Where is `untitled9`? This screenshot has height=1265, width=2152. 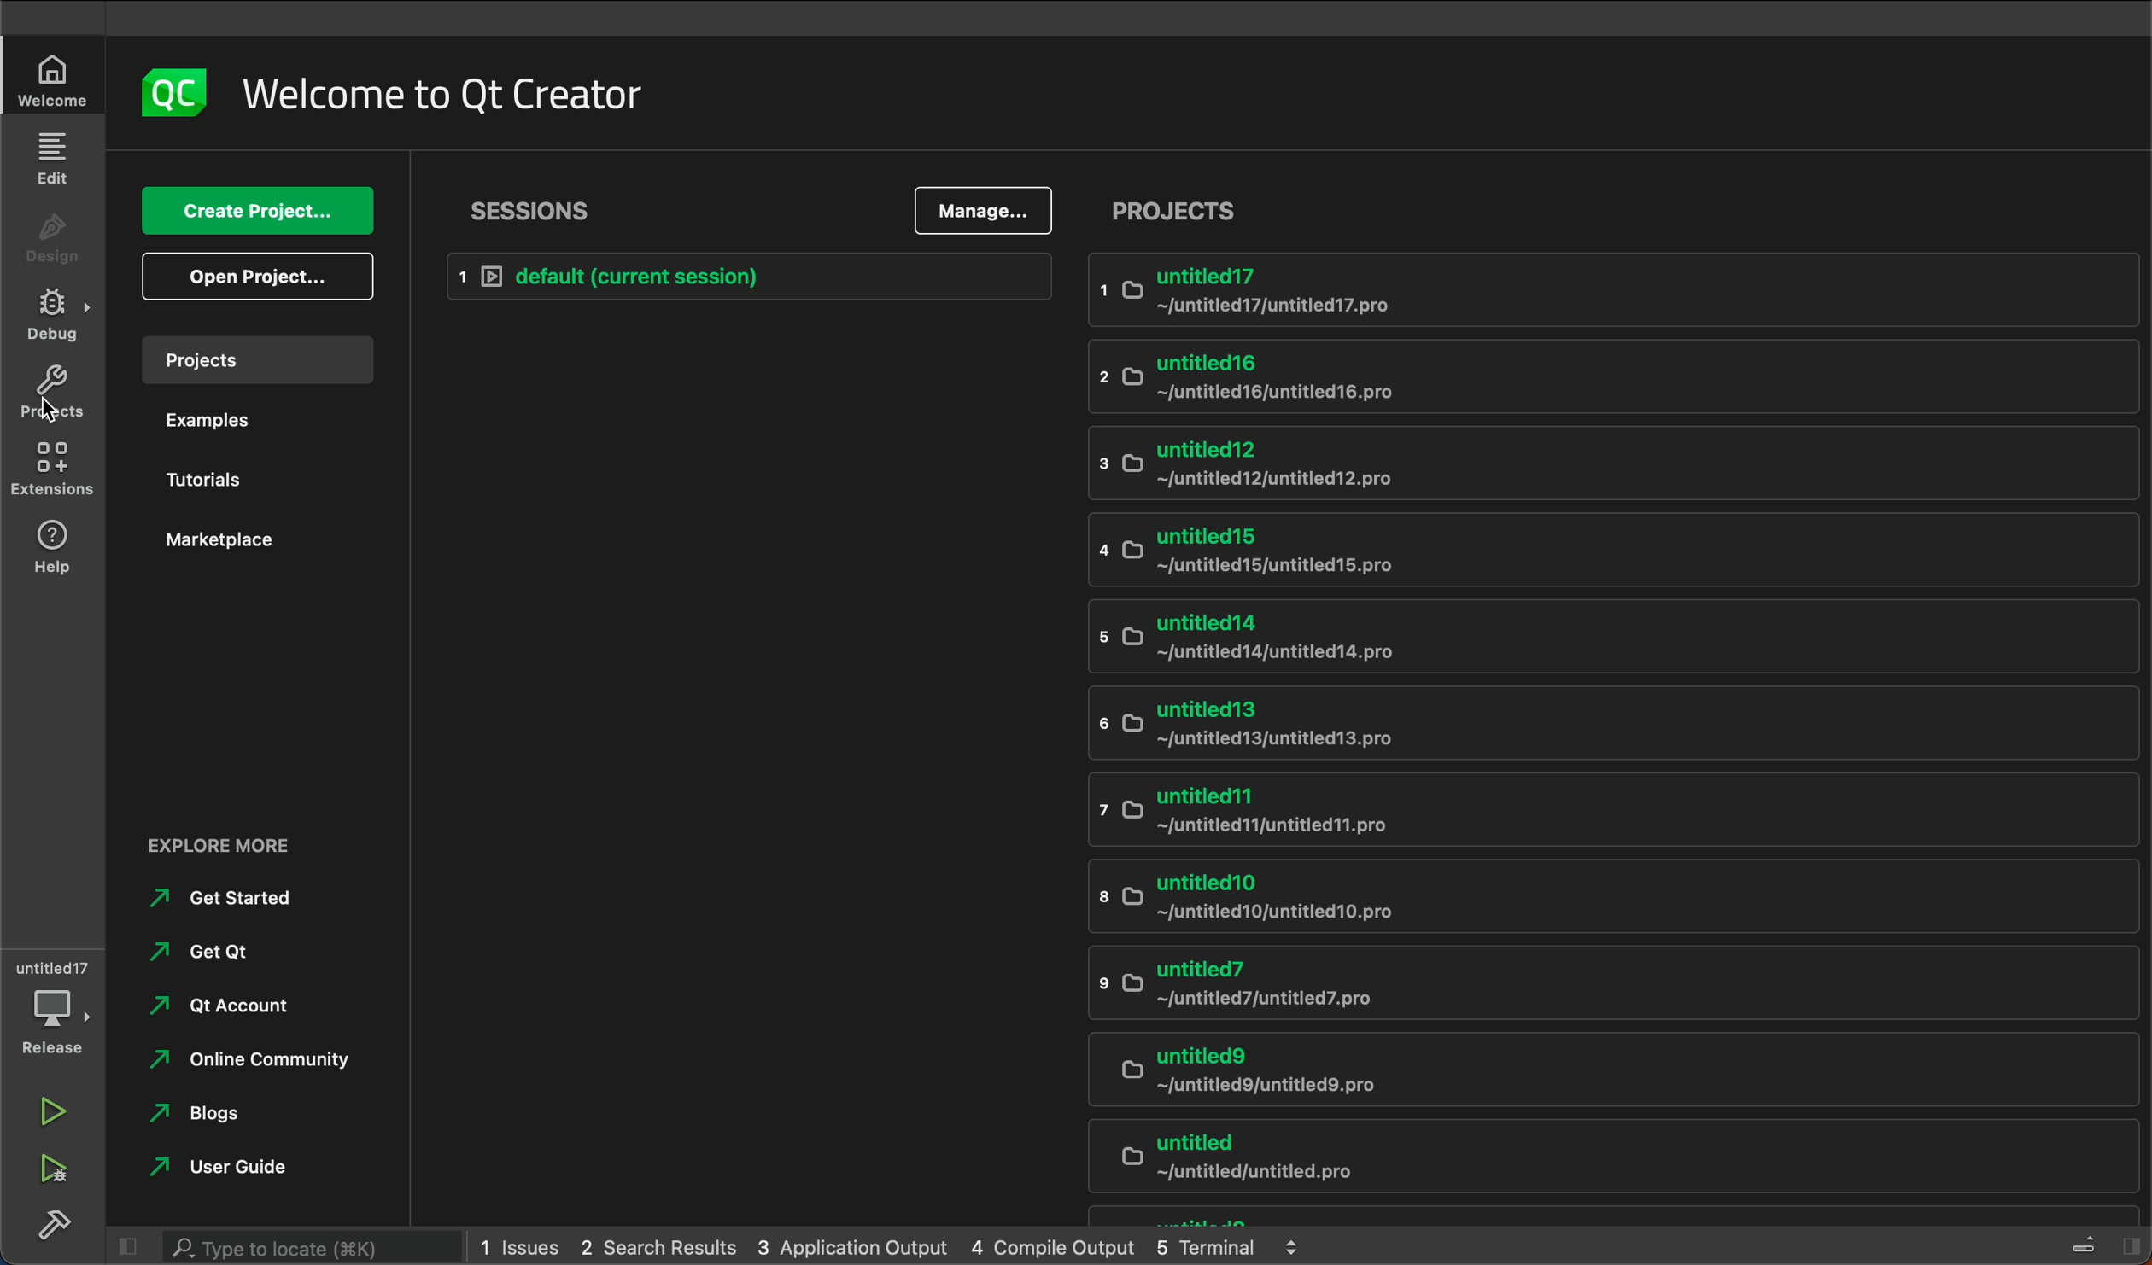 untitled9 is located at coordinates (1459, 1075).